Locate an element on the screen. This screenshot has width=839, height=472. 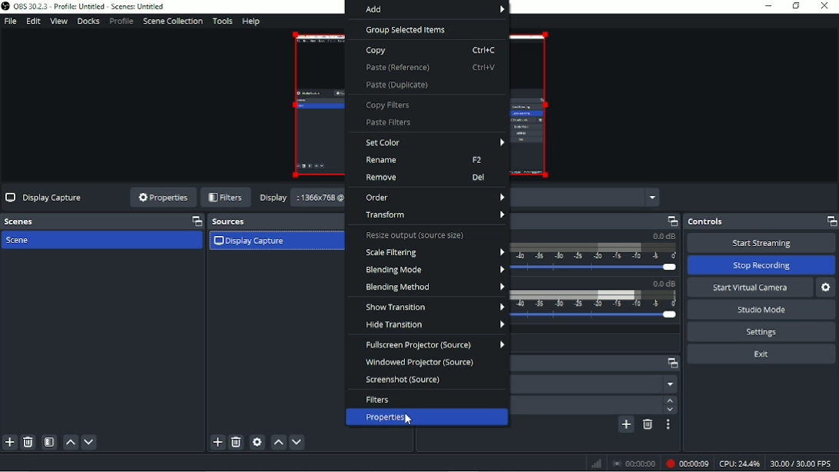
Hide transition is located at coordinates (430, 326).